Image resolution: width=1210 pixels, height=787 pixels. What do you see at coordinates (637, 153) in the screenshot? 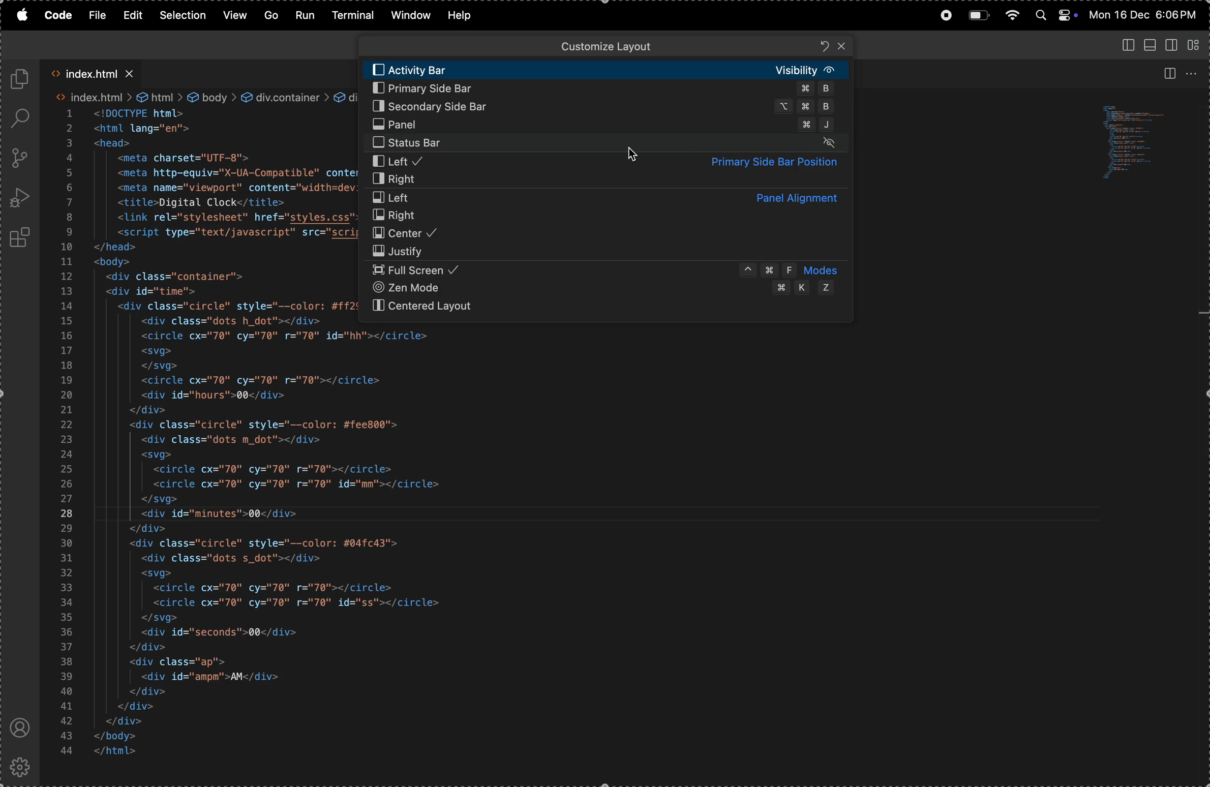
I see `cursor` at bounding box center [637, 153].